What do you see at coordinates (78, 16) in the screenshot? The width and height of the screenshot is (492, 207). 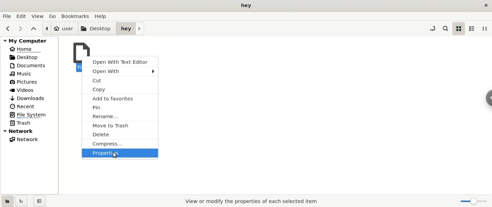 I see `bookmarks` at bounding box center [78, 16].